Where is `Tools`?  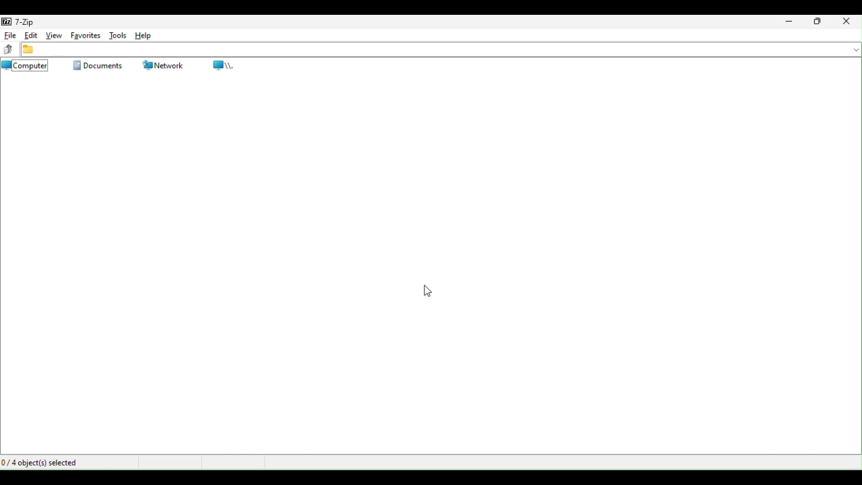
Tools is located at coordinates (118, 36).